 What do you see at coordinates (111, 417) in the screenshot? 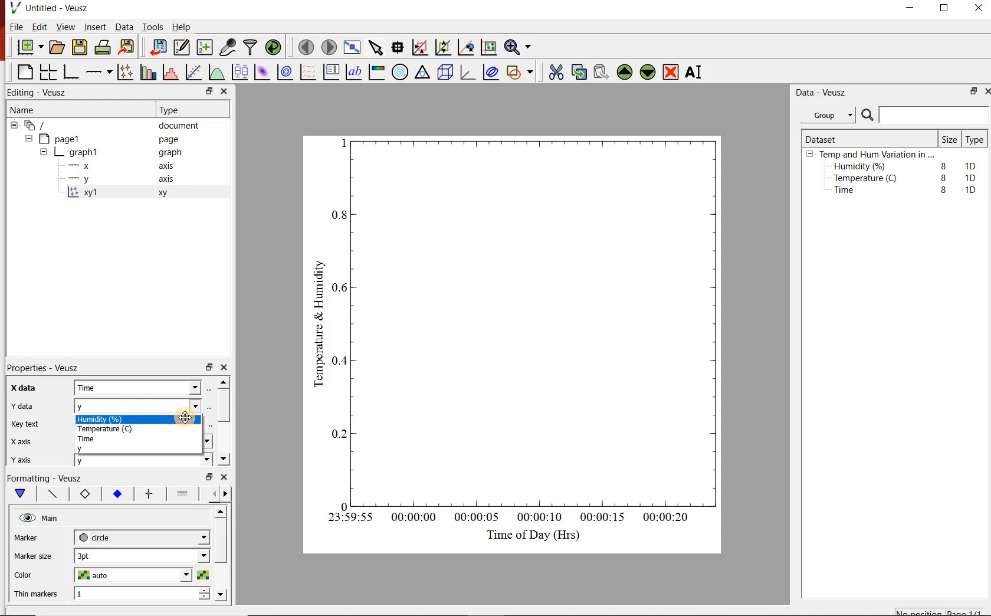
I see `Humidity (%)` at bounding box center [111, 417].